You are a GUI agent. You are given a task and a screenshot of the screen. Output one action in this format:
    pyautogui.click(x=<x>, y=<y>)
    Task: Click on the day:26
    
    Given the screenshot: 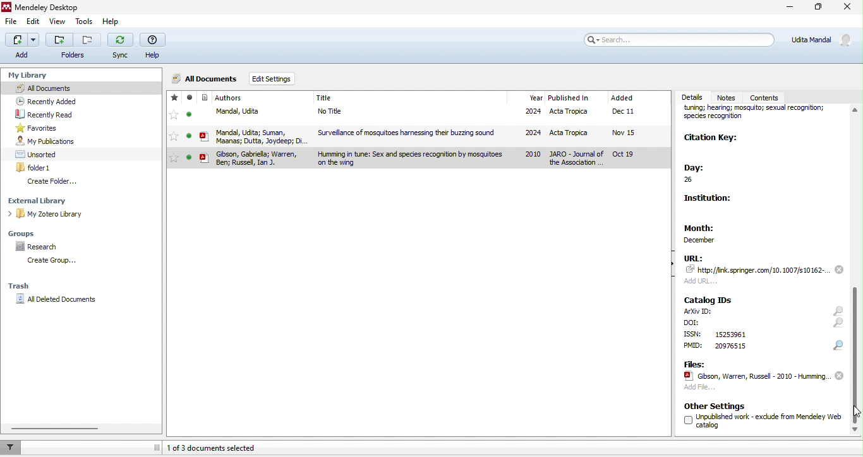 What is the action you would take?
    pyautogui.click(x=701, y=174)
    